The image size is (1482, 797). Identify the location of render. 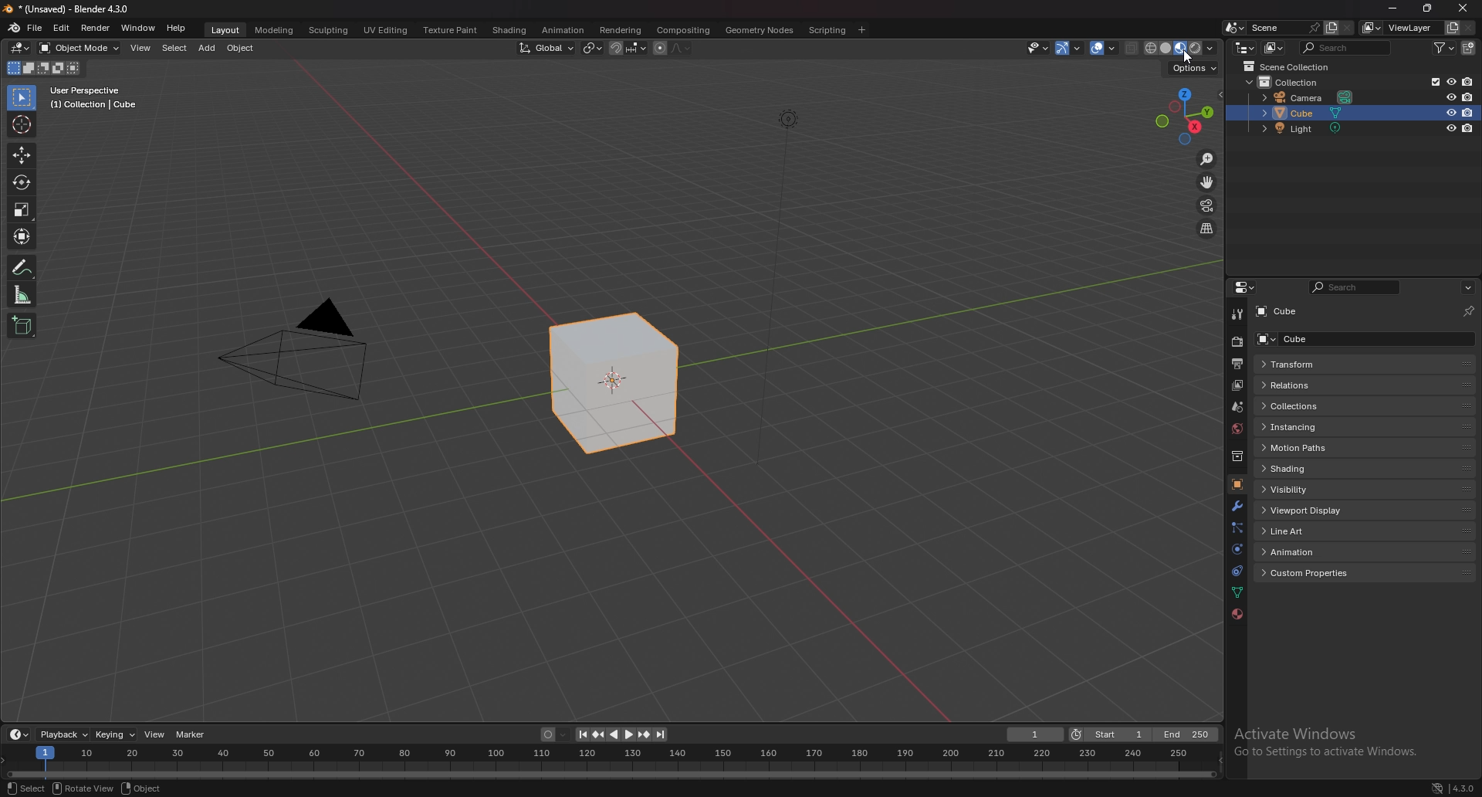
(94, 28).